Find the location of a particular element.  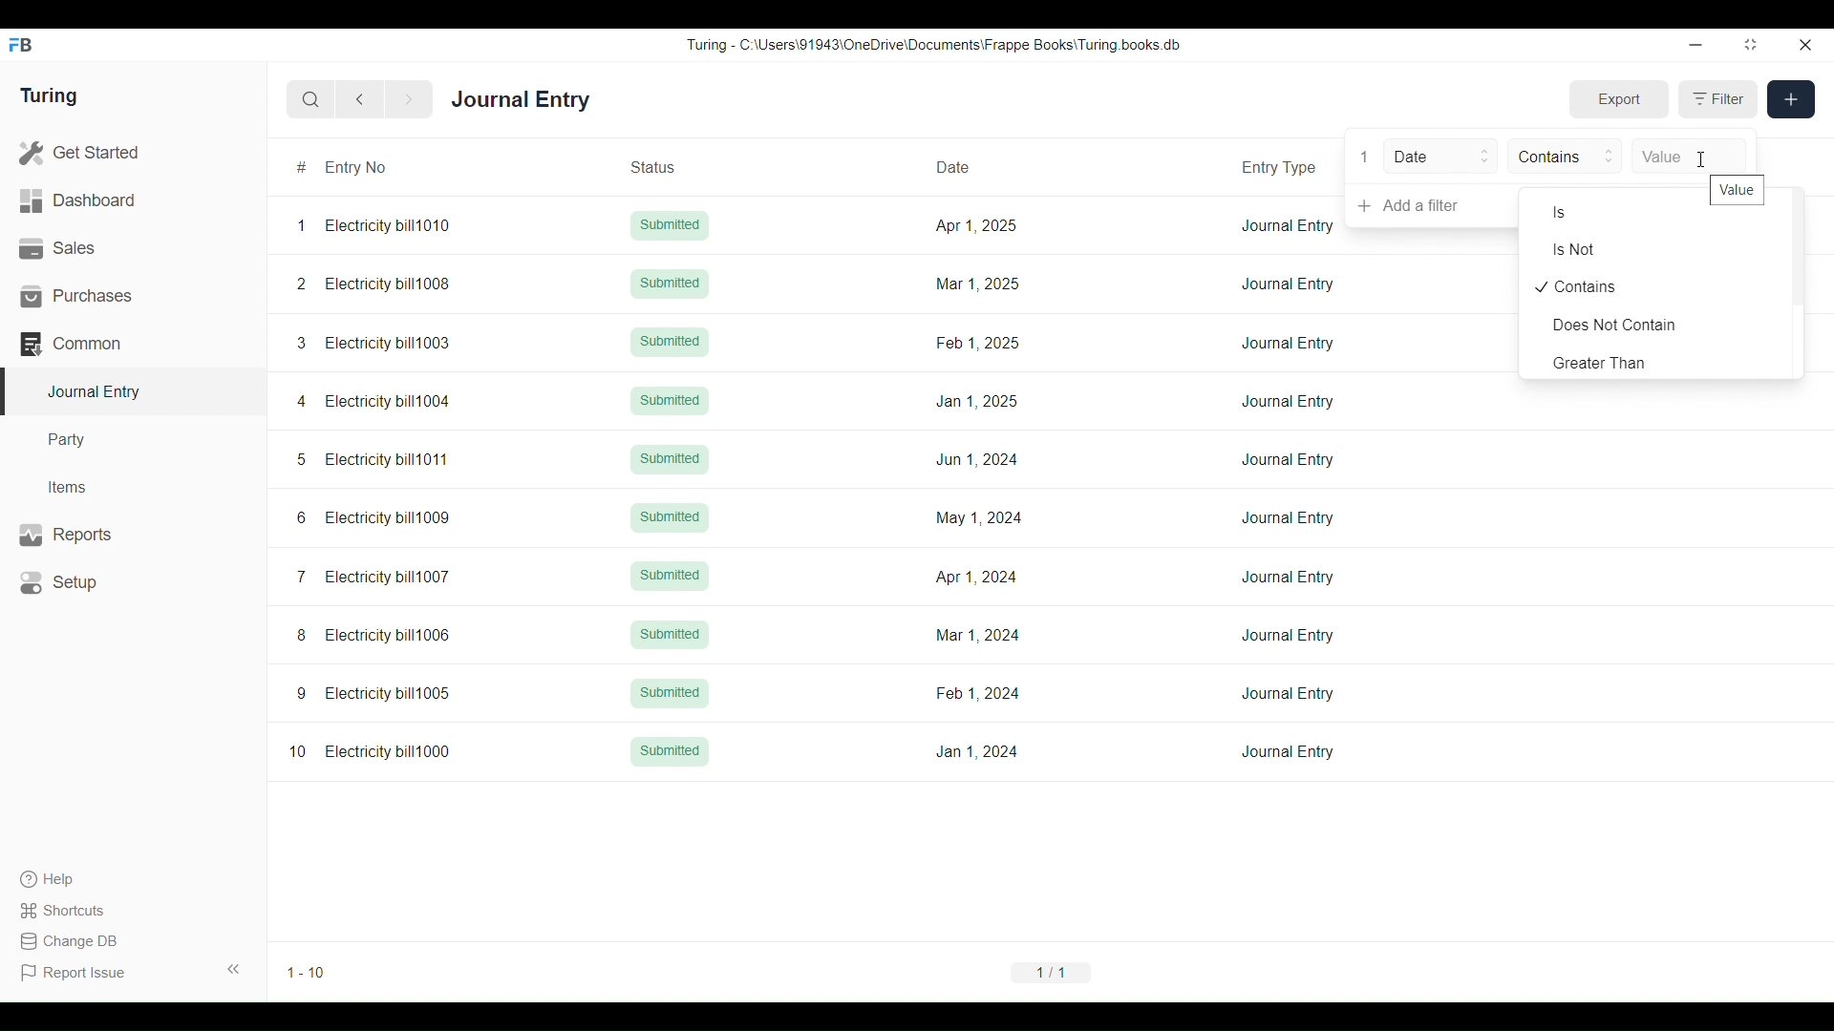

Does Not Contain is located at coordinates (1655, 326).